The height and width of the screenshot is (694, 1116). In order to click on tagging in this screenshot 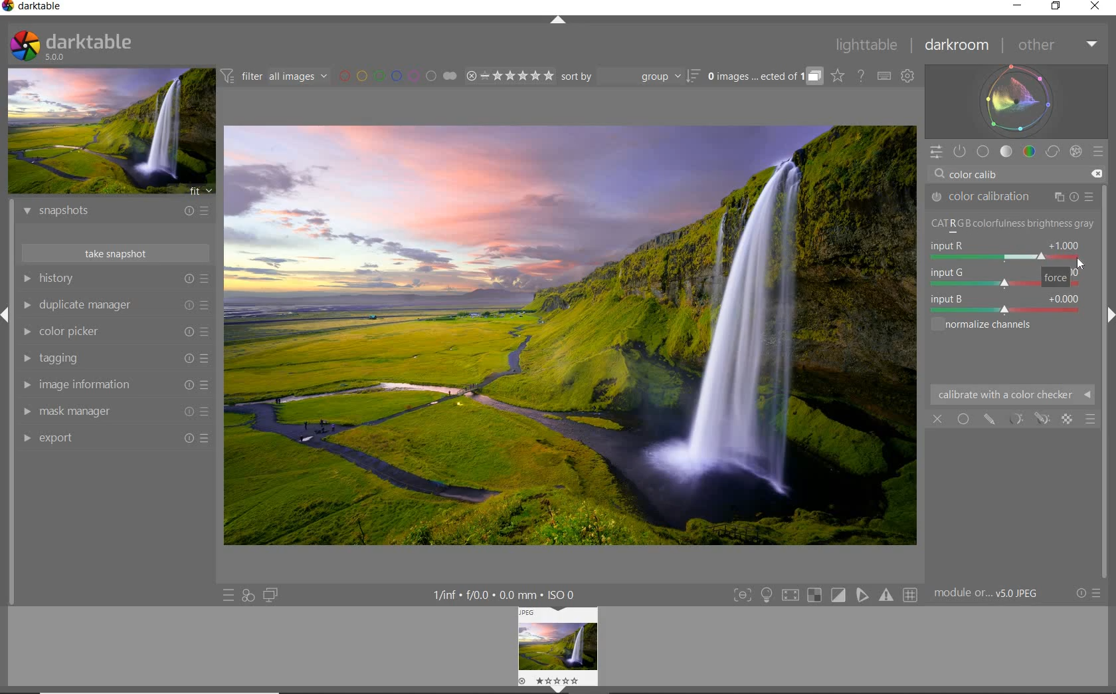, I will do `click(115, 358)`.